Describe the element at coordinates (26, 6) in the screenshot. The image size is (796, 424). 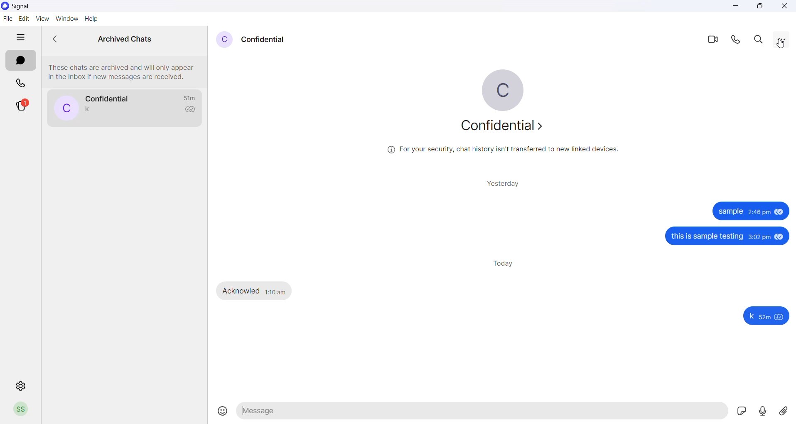
I see `application name and logo` at that location.